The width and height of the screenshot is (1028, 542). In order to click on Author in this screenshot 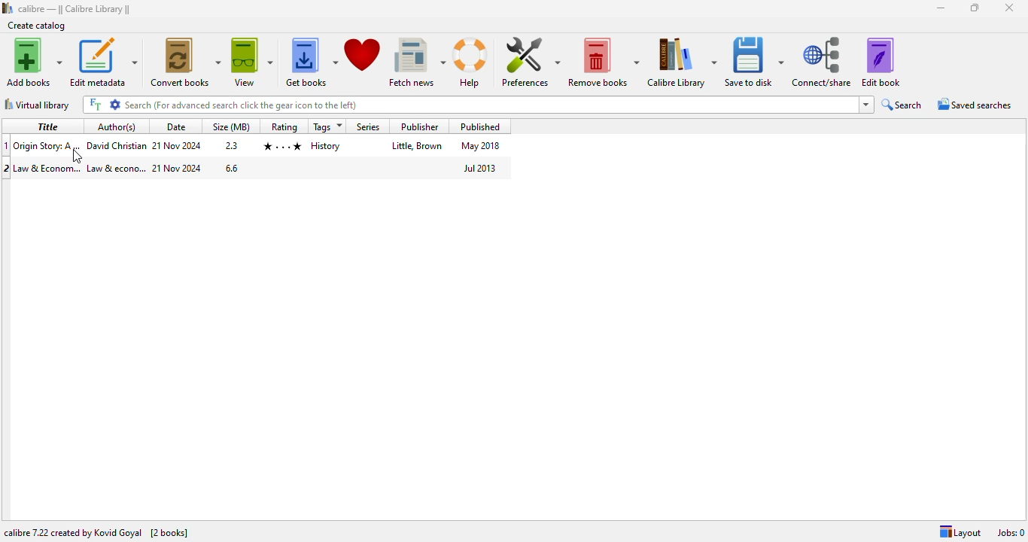, I will do `click(117, 145)`.